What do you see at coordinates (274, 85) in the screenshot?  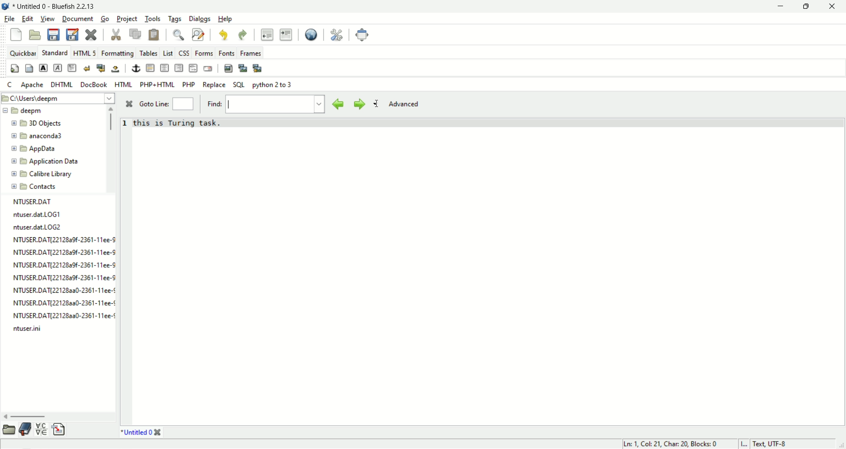 I see `python 2 to 3` at bounding box center [274, 85].